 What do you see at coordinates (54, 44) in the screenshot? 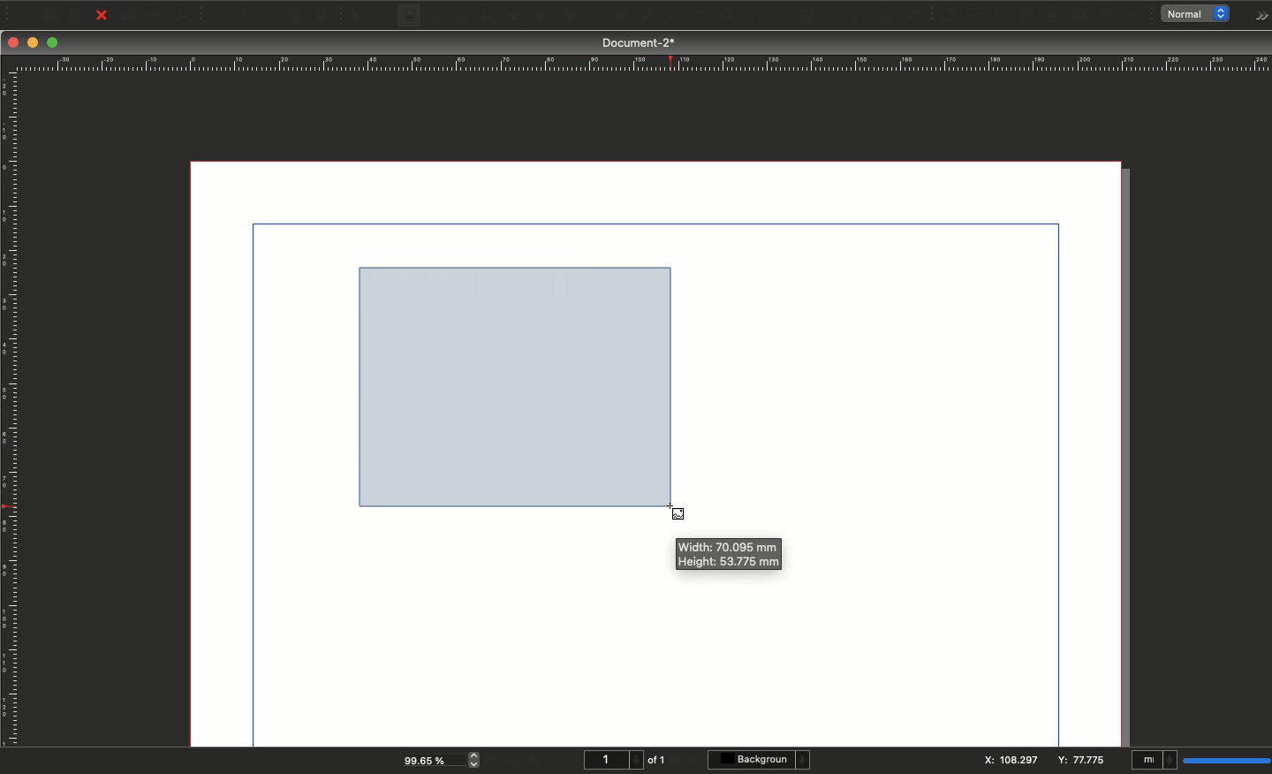
I see `Maximize` at bounding box center [54, 44].